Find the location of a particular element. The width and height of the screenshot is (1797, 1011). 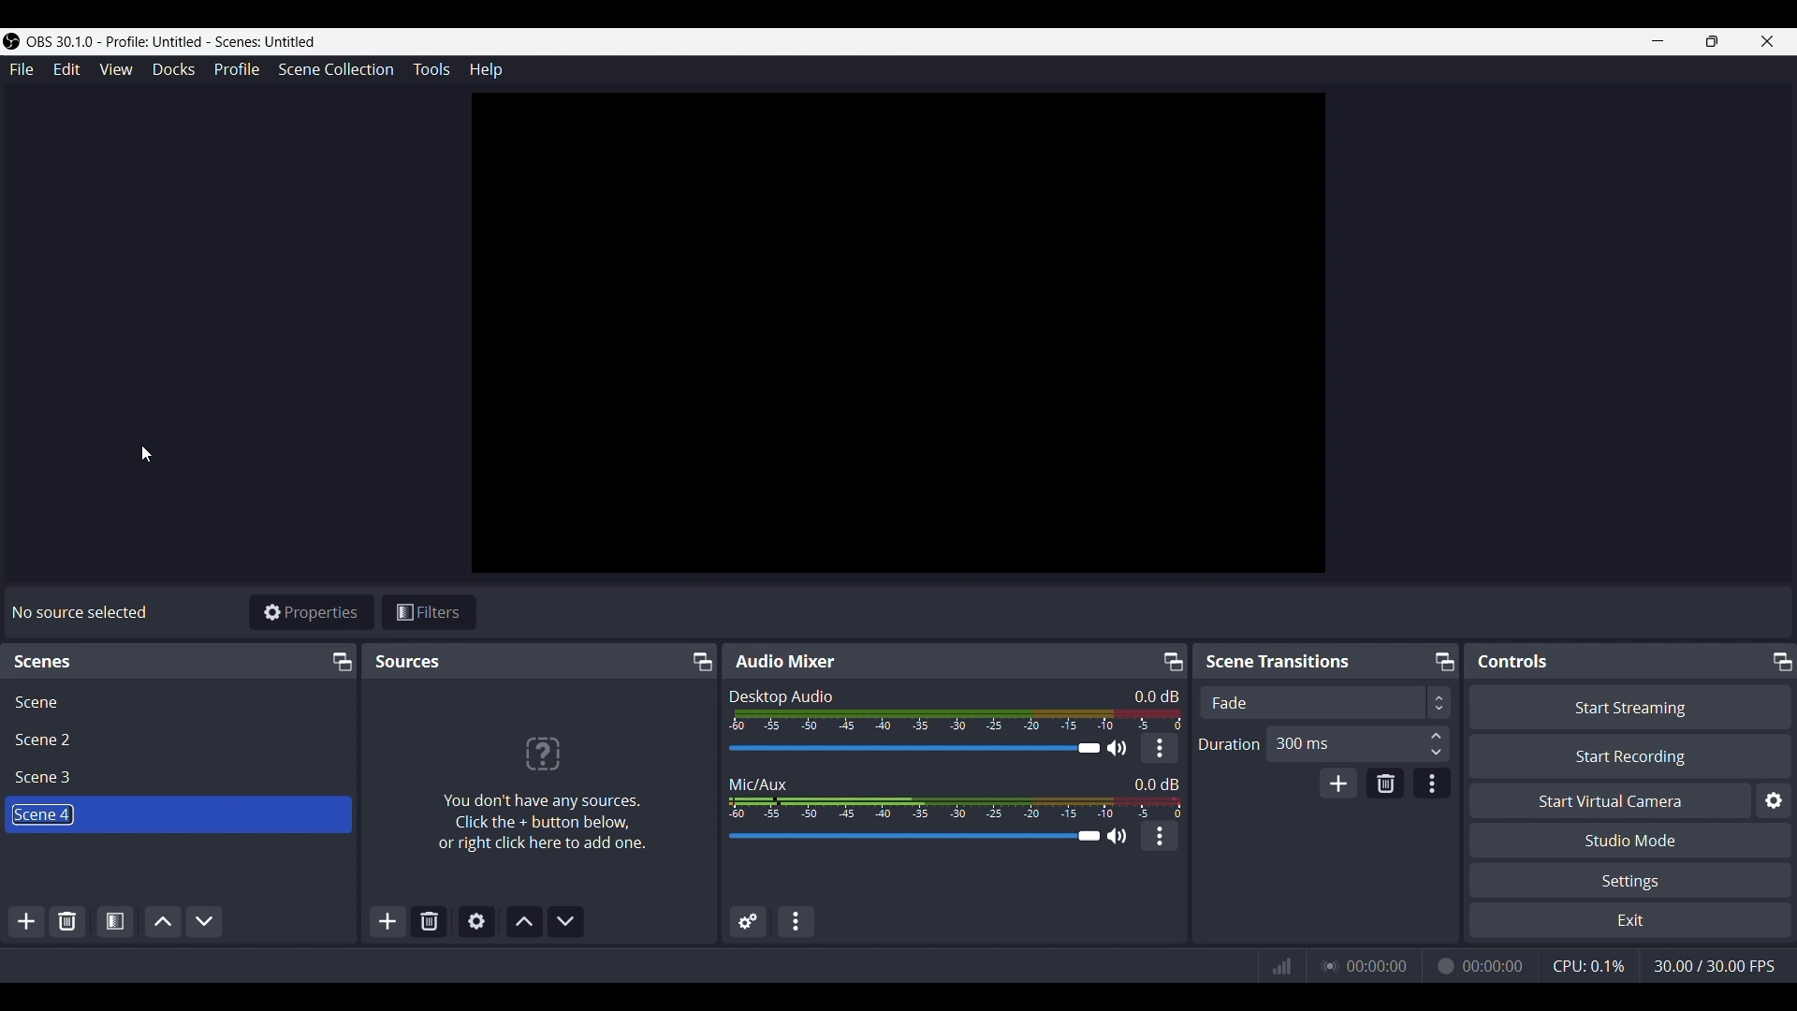

Move scene down is located at coordinates (205, 920).